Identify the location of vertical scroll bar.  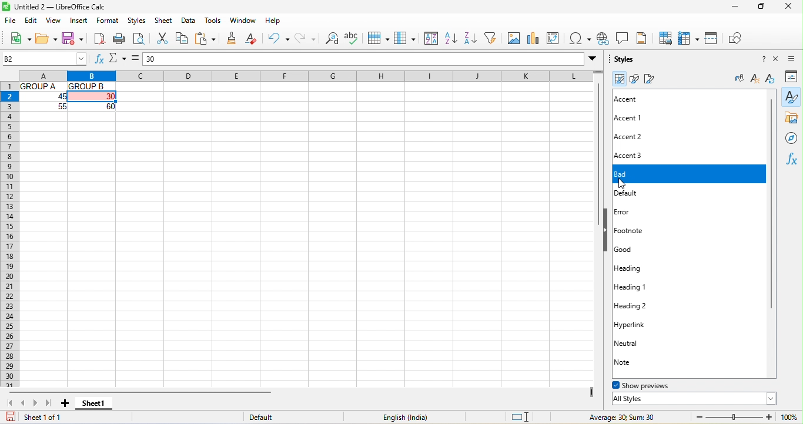
(597, 159).